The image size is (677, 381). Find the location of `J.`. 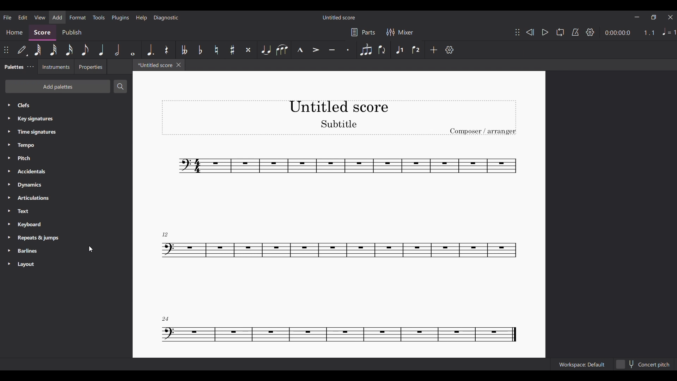

J. is located at coordinates (151, 49).